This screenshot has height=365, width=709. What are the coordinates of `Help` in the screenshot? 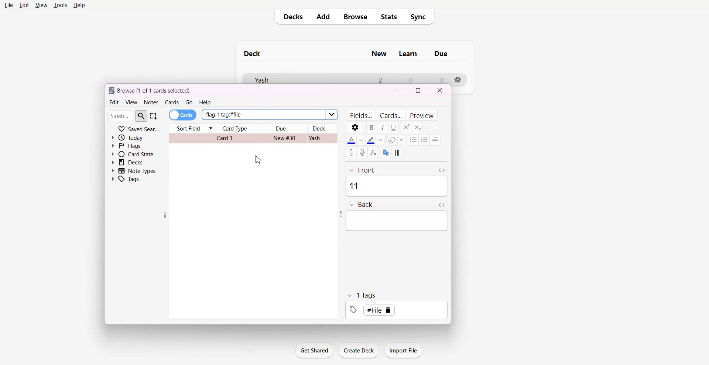 It's located at (79, 5).